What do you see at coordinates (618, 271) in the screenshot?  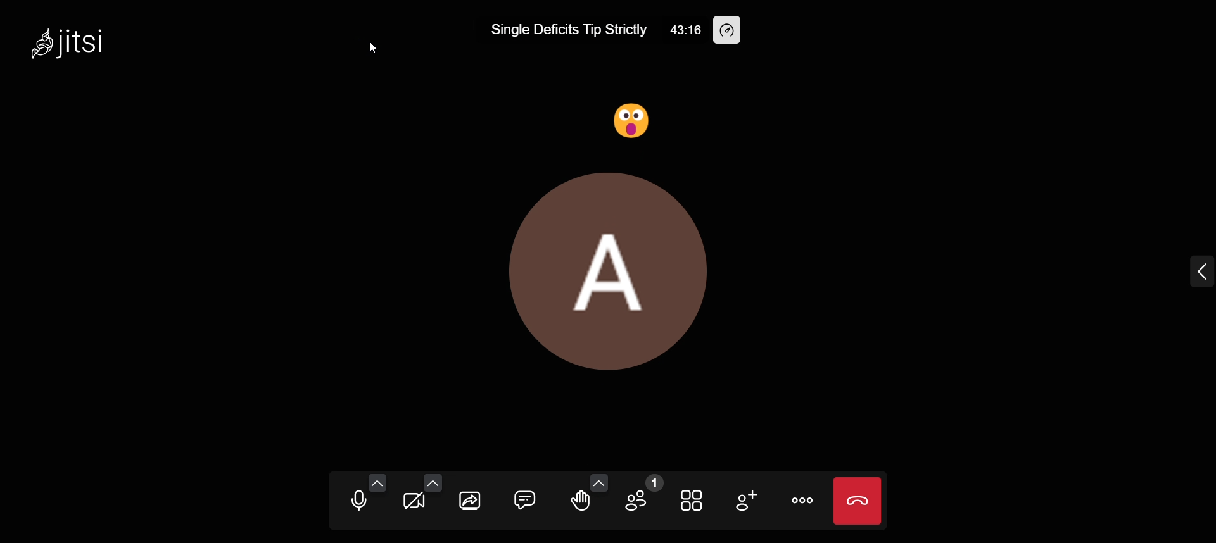 I see `display picture` at bounding box center [618, 271].